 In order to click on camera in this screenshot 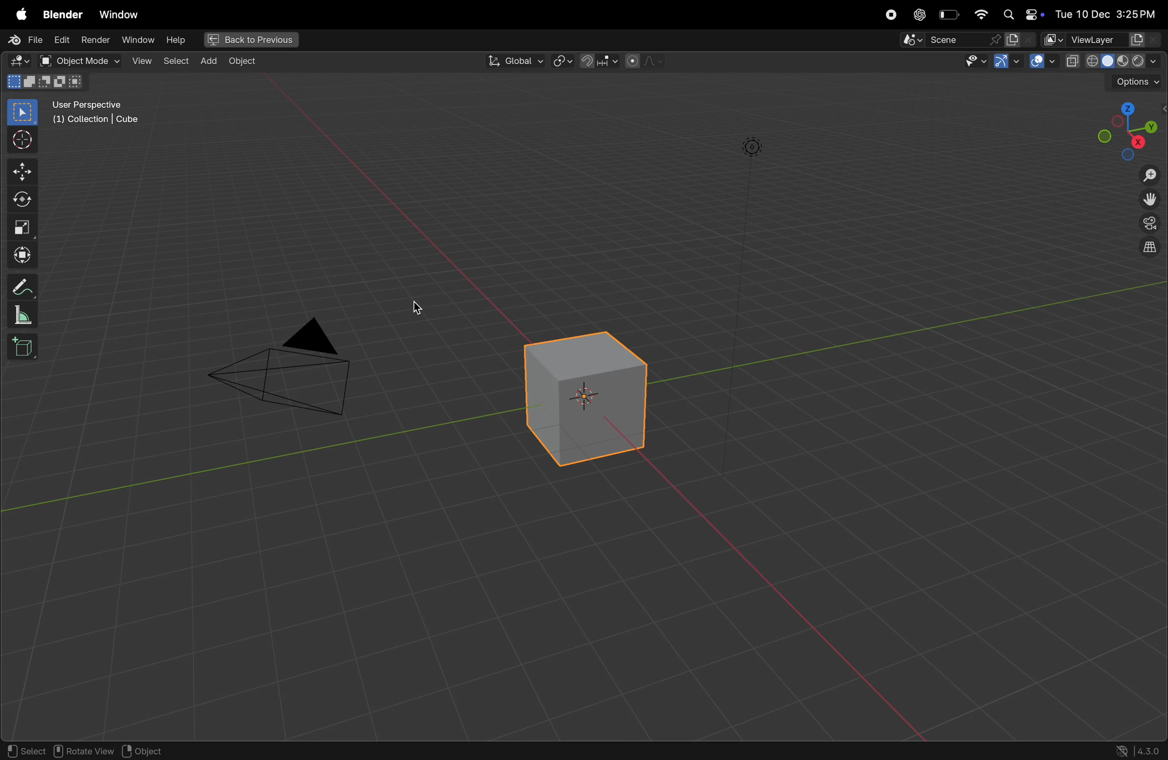, I will do `click(290, 373)`.